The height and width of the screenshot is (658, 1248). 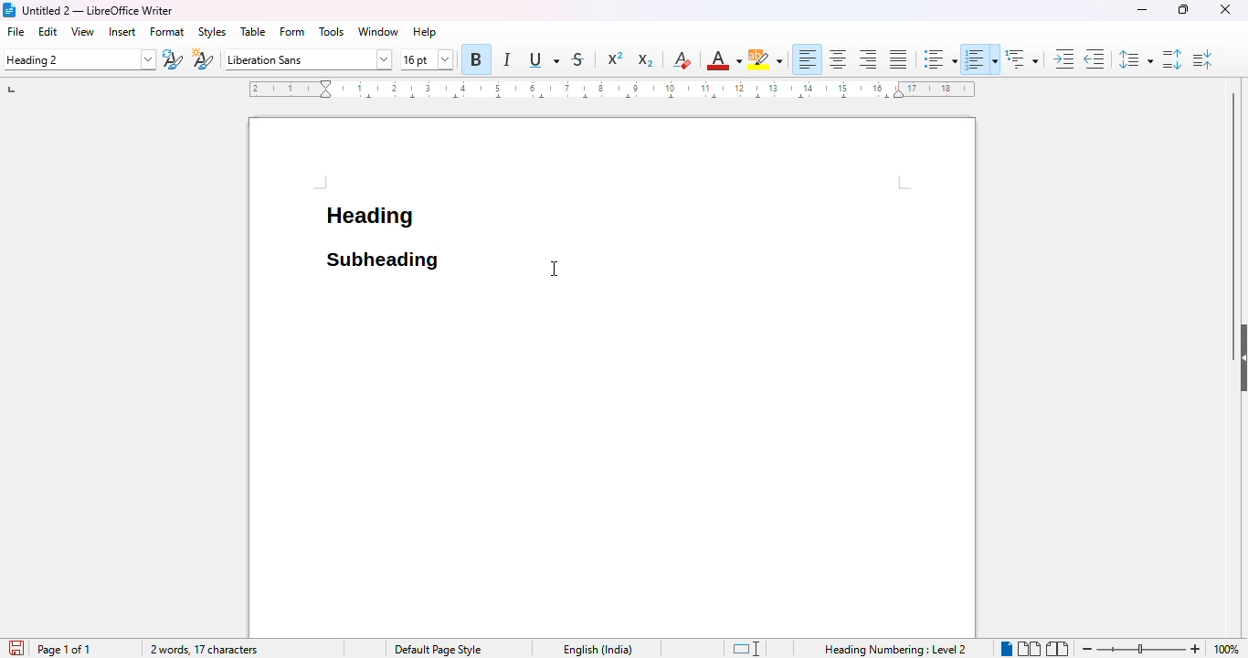 What do you see at coordinates (48, 31) in the screenshot?
I see `edit` at bounding box center [48, 31].